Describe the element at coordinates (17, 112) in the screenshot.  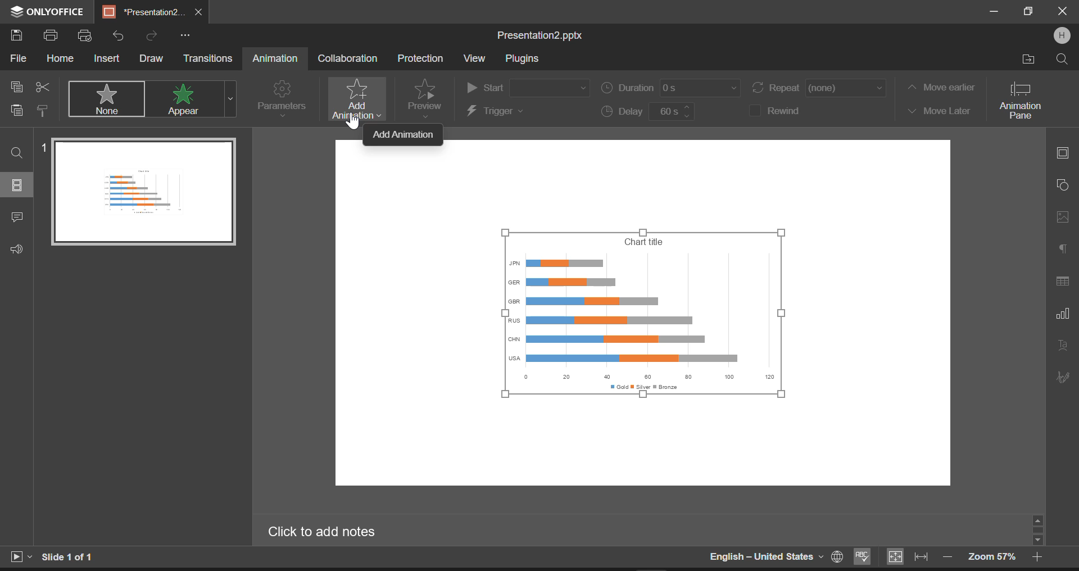
I see `Paste` at that location.